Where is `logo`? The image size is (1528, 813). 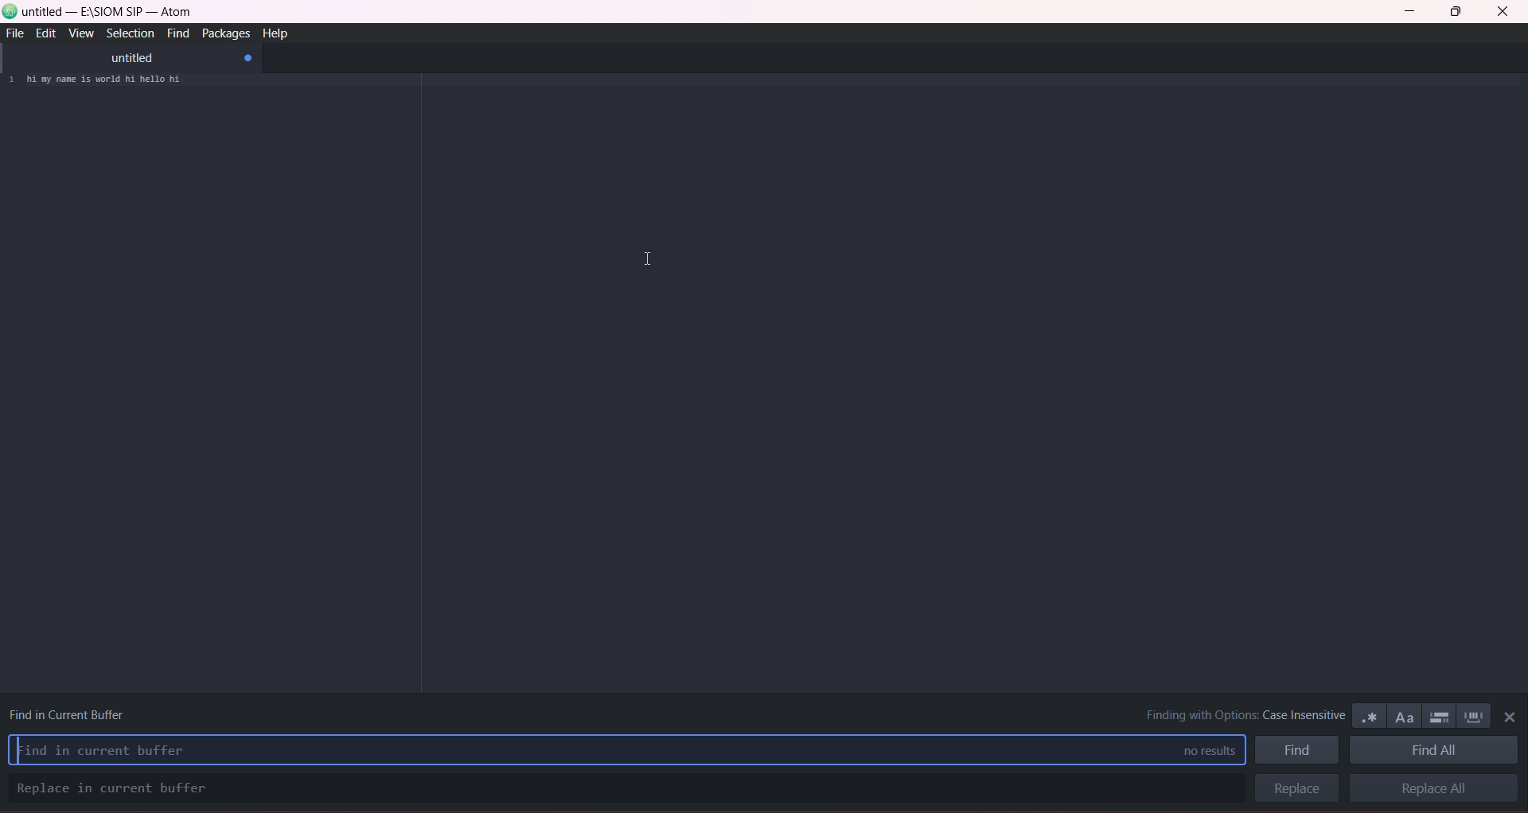
logo is located at coordinates (10, 14).